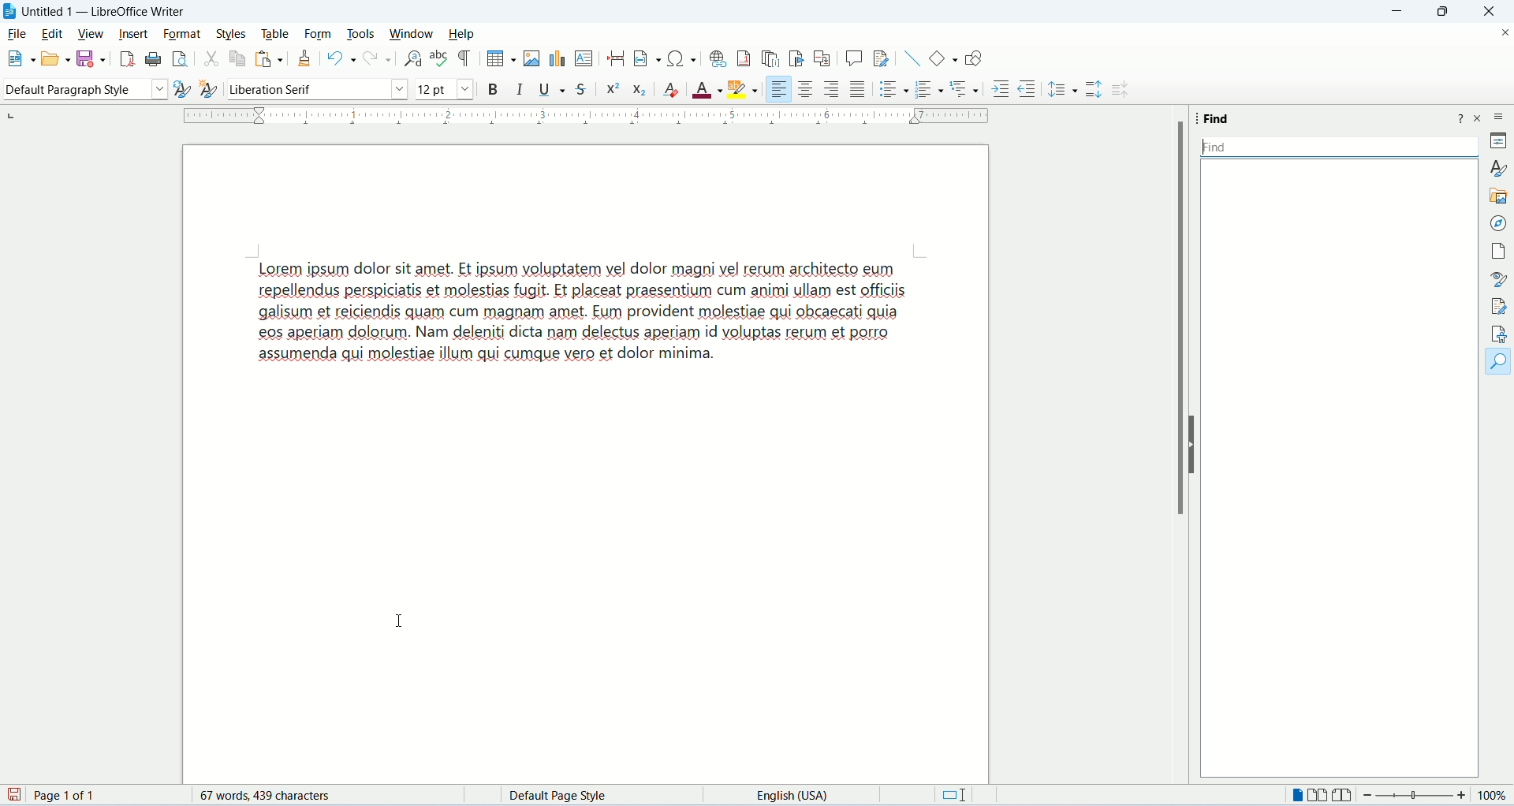 The height and width of the screenshot is (806, 1514). Describe the element at coordinates (91, 59) in the screenshot. I see `save` at that location.